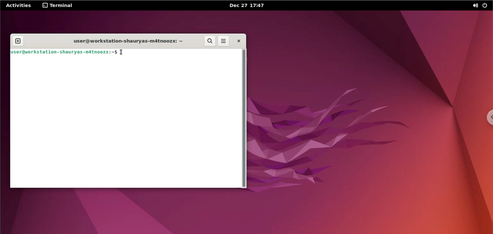 Image resolution: width=493 pixels, height=234 pixels. Describe the element at coordinates (251, 5) in the screenshot. I see `Dec 27 17:47` at that location.